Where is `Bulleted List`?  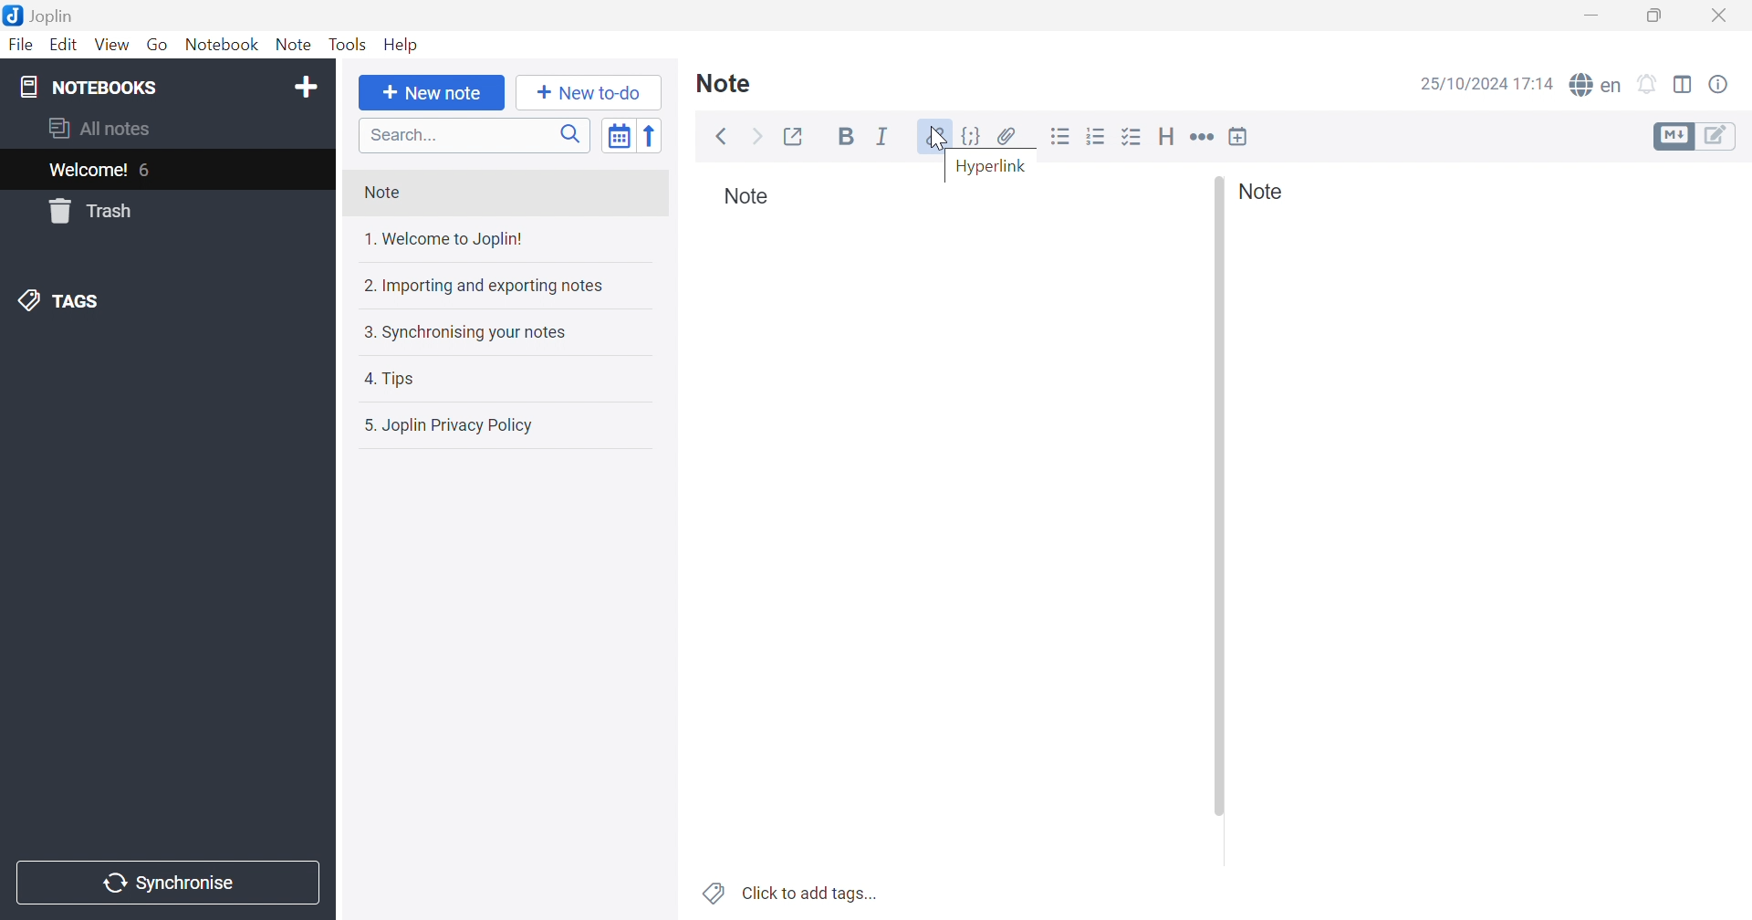 Bulleted List is located at coordinates (1060, 135).